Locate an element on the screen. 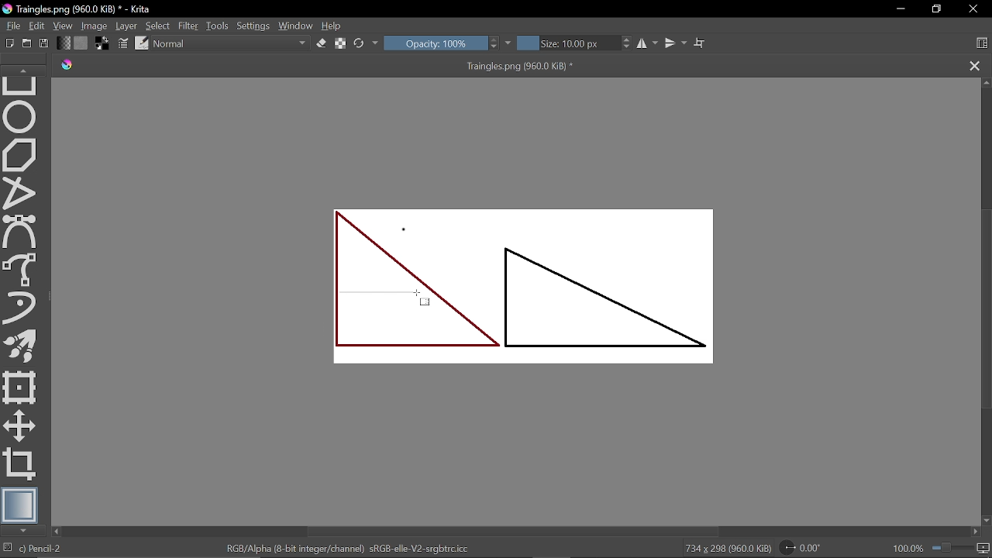 The image size is (992, 558). Window is located at coordinates (296, 26).